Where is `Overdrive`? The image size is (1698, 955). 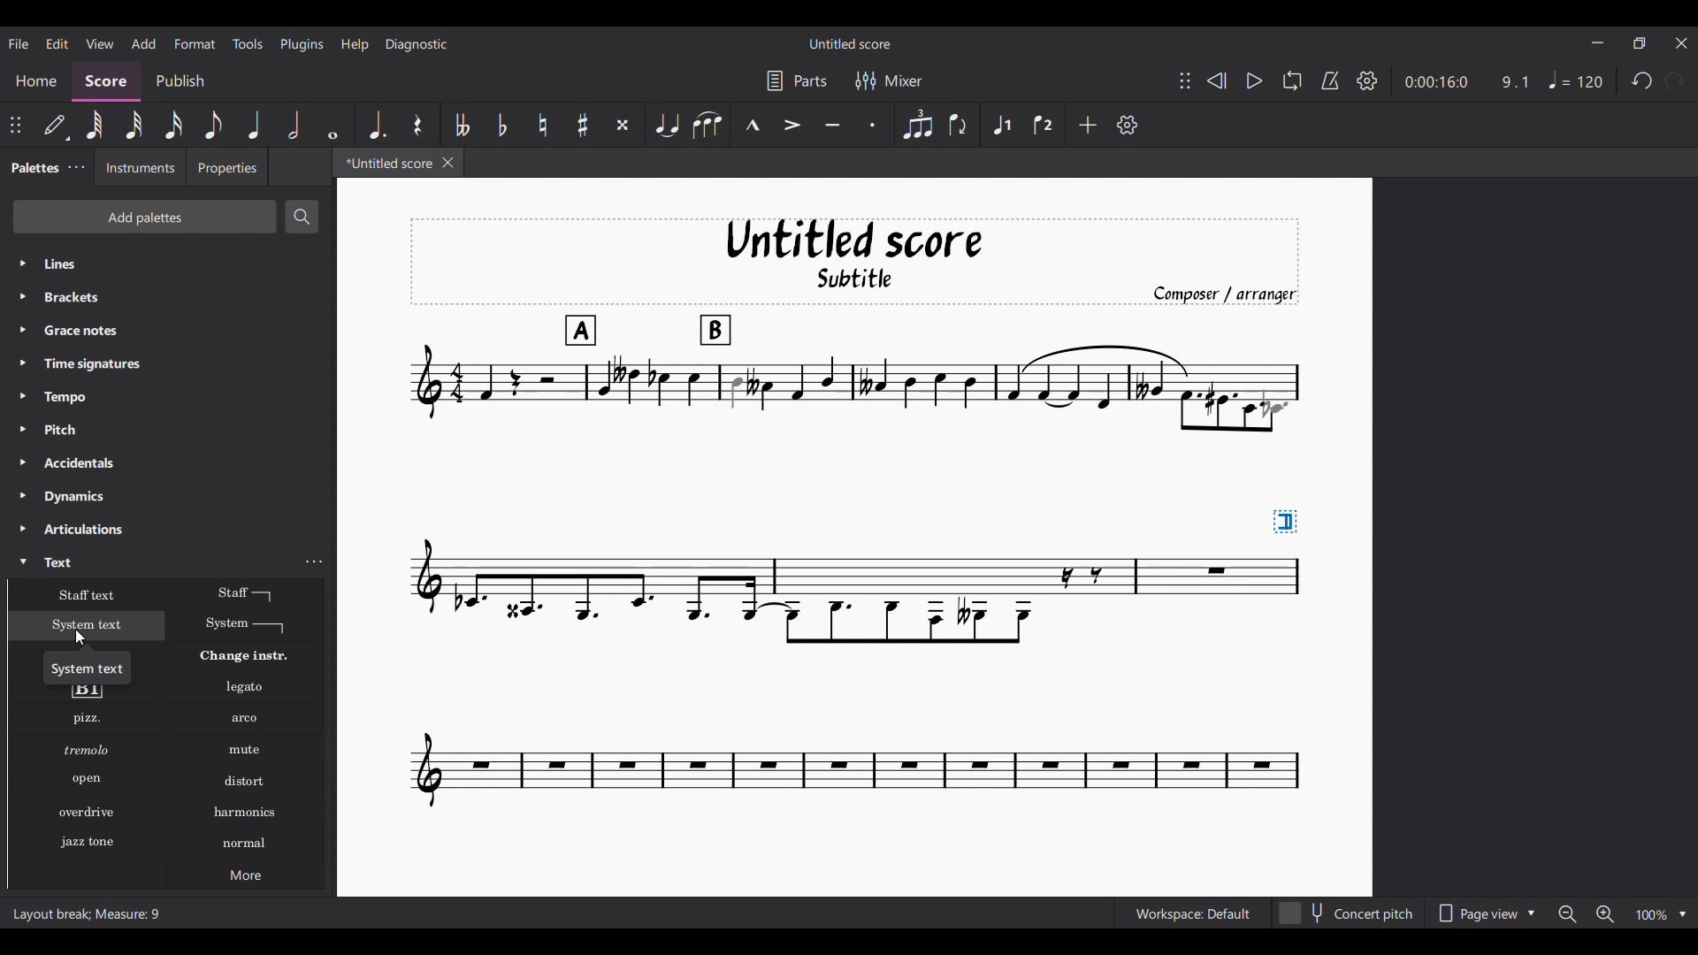 Overdrive is located at coordinates (87, 812).